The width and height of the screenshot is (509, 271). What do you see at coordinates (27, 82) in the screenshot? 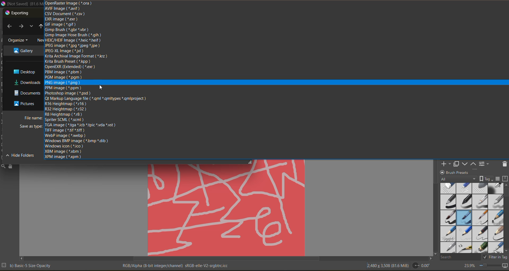
I see `folder destination` at bounding box center [27, 82].